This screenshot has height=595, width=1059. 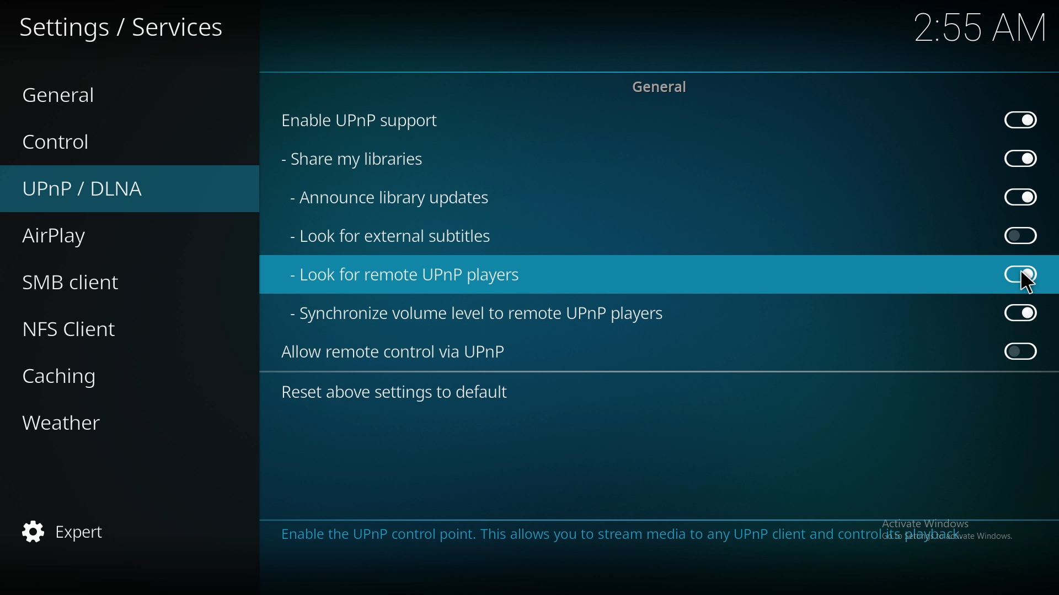 What do you see at coordinates (84, 142) in the screenshot?
I see `control` at bounding box center [84, 142].